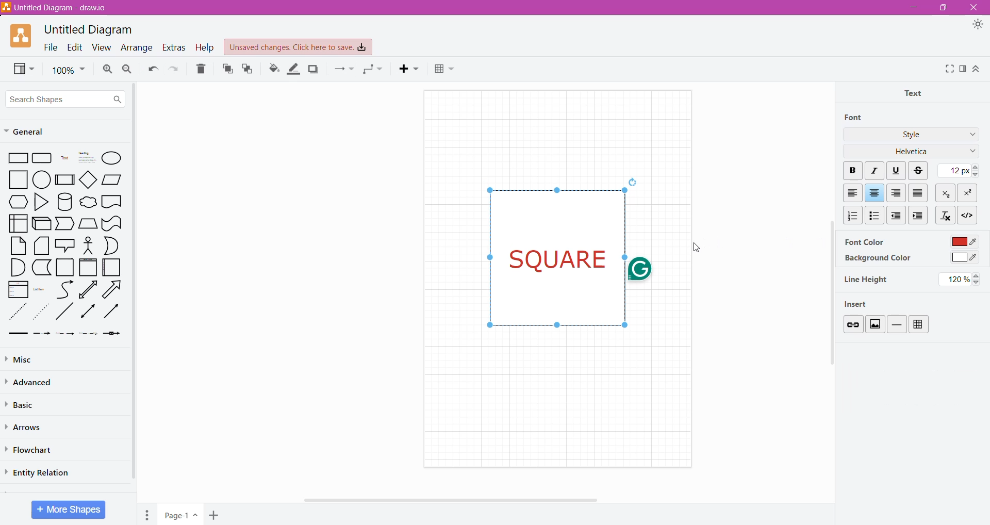 This screenshot has width=990, height=525. Describe the element at coordinates (861, 303) in the screenshot. I see `Insert` at that location.